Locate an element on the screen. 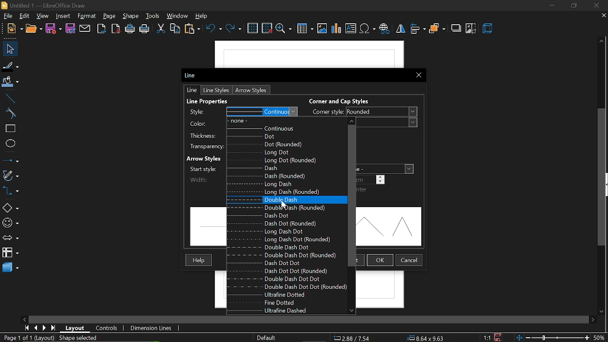  transparency is located at coordinates (204, 146).